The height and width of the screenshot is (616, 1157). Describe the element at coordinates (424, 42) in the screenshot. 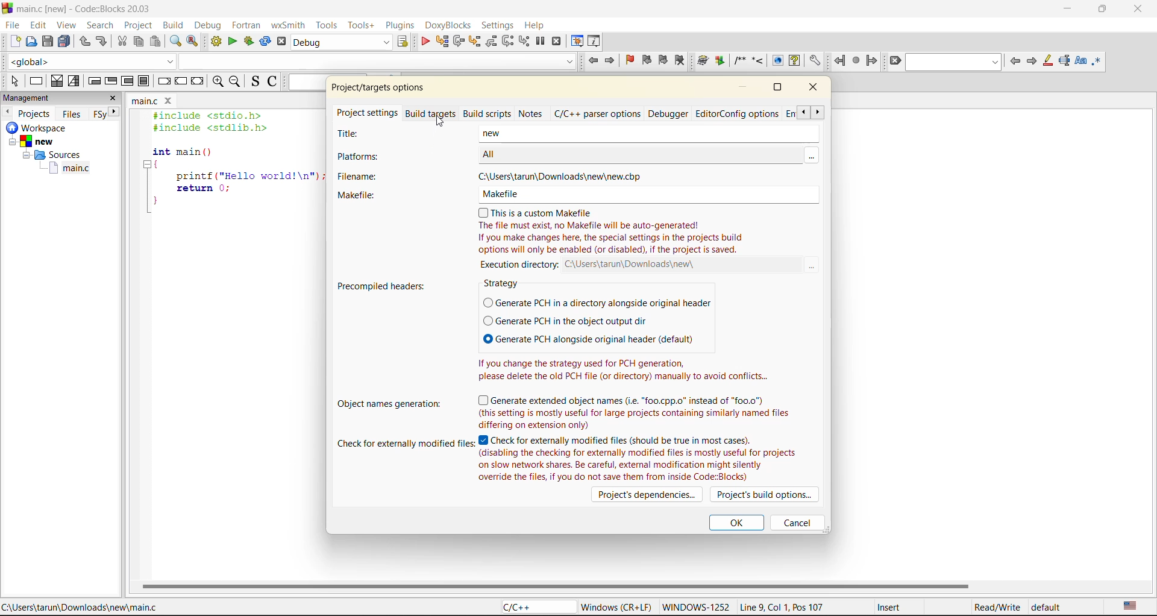

I see `debug` at that location.